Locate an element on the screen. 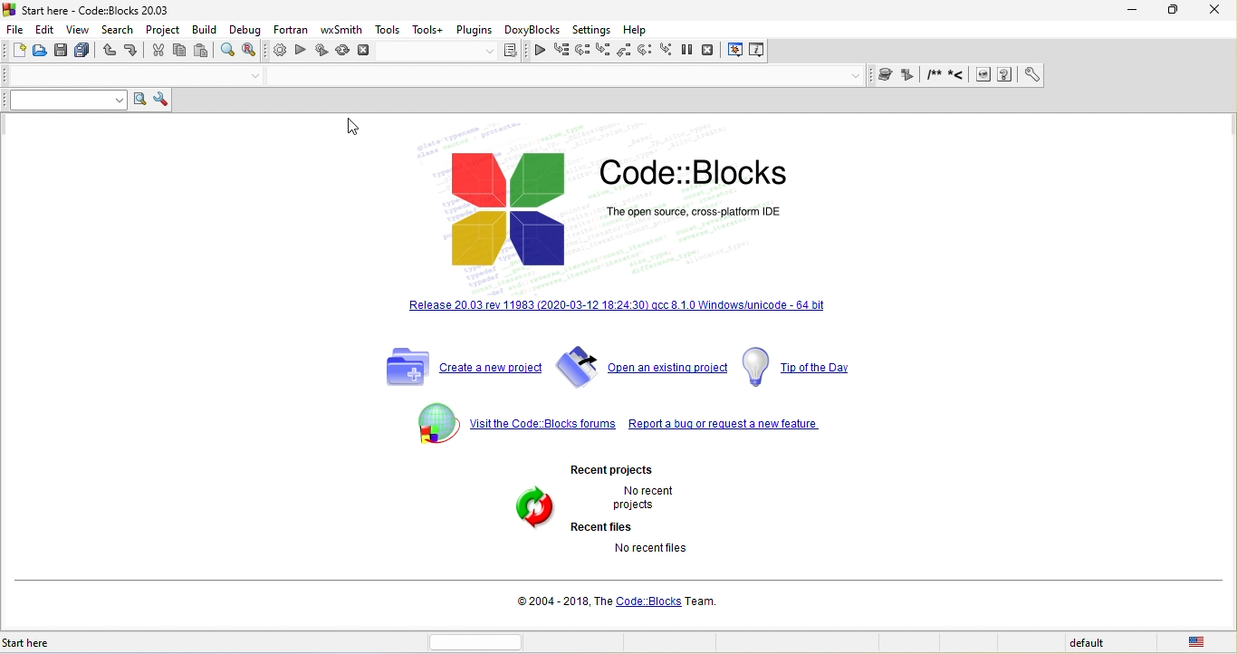  run is located at coordinates (301, 52).